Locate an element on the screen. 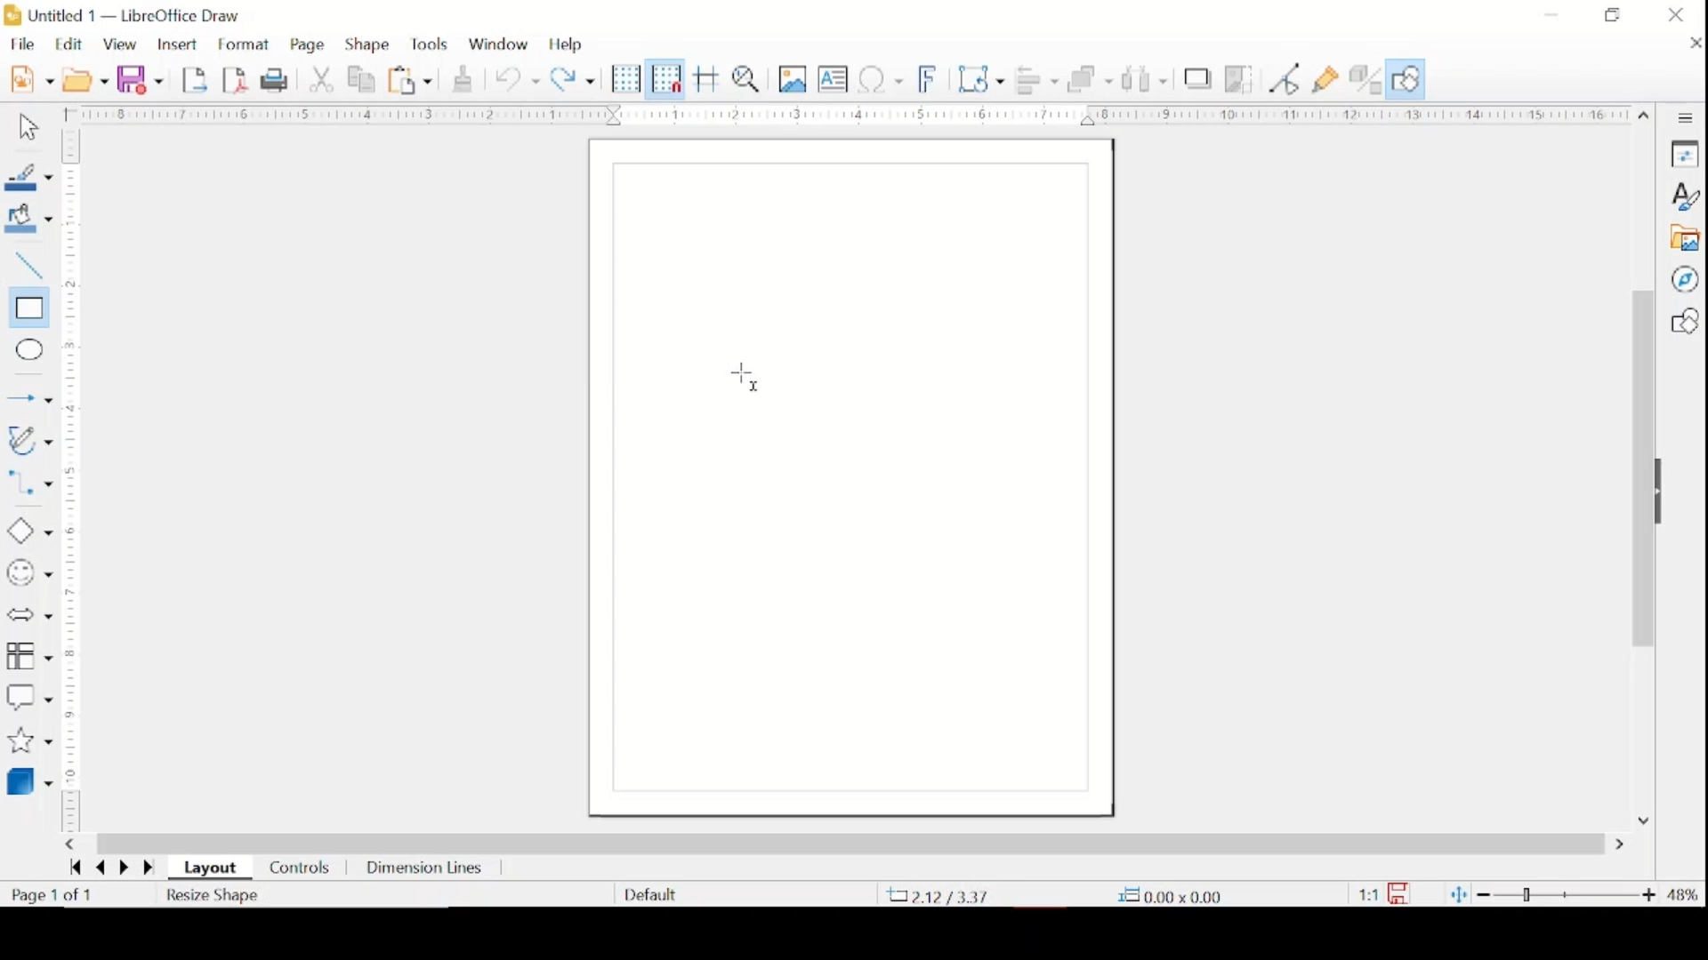 This screenshot has height=960, width=1708. untitled 1 - libreoffice draw is located at coordinates (125, 17).